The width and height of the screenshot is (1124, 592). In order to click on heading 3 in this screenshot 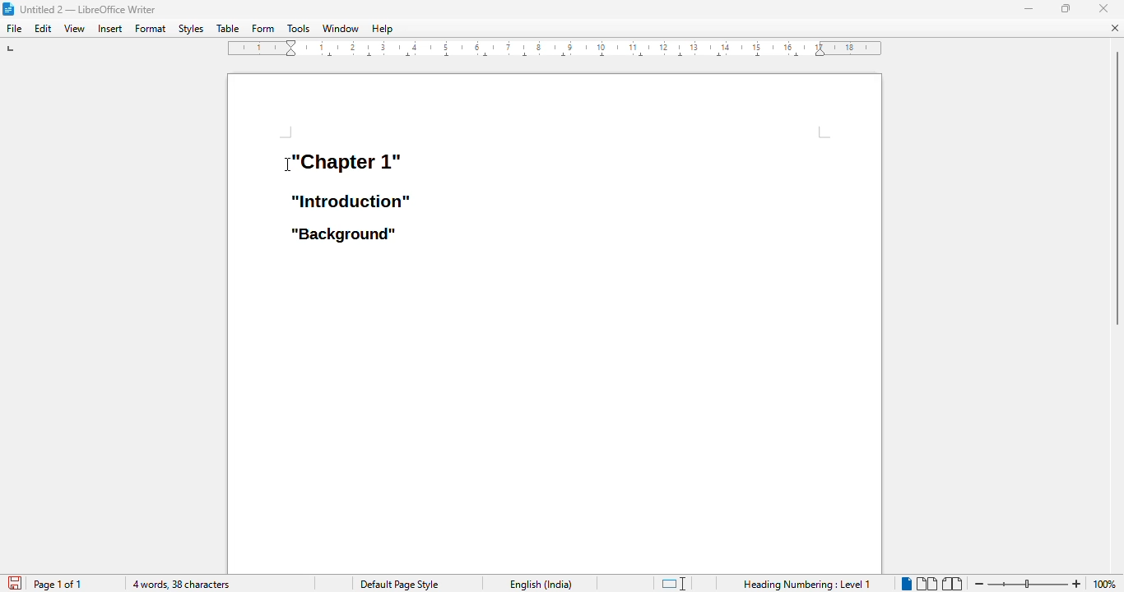, I will do `click(343, 235)`.